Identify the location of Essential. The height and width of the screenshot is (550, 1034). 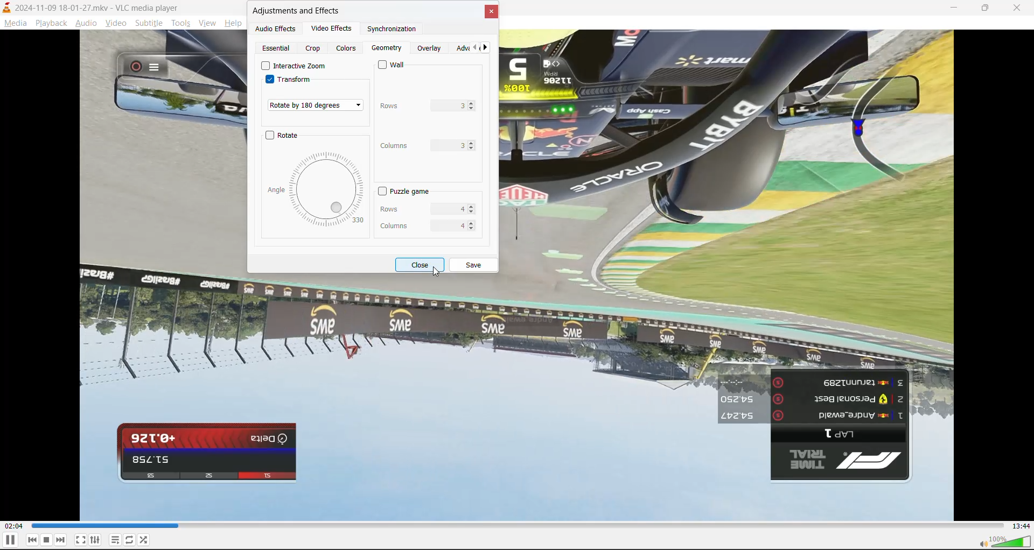
(277, 48).